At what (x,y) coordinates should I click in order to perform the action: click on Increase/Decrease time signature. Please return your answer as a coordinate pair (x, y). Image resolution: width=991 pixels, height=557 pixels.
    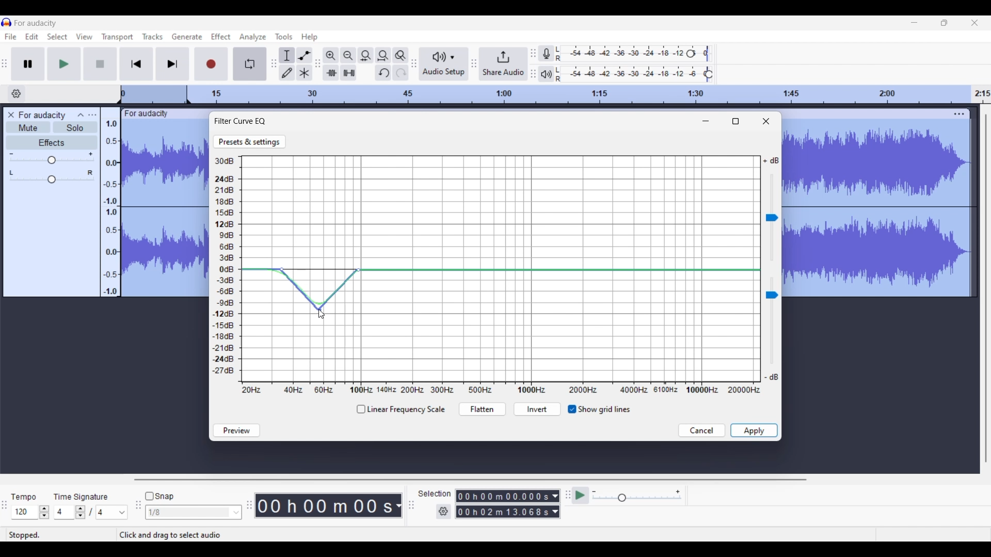
    Looking at the image, I should click on (81, 512).